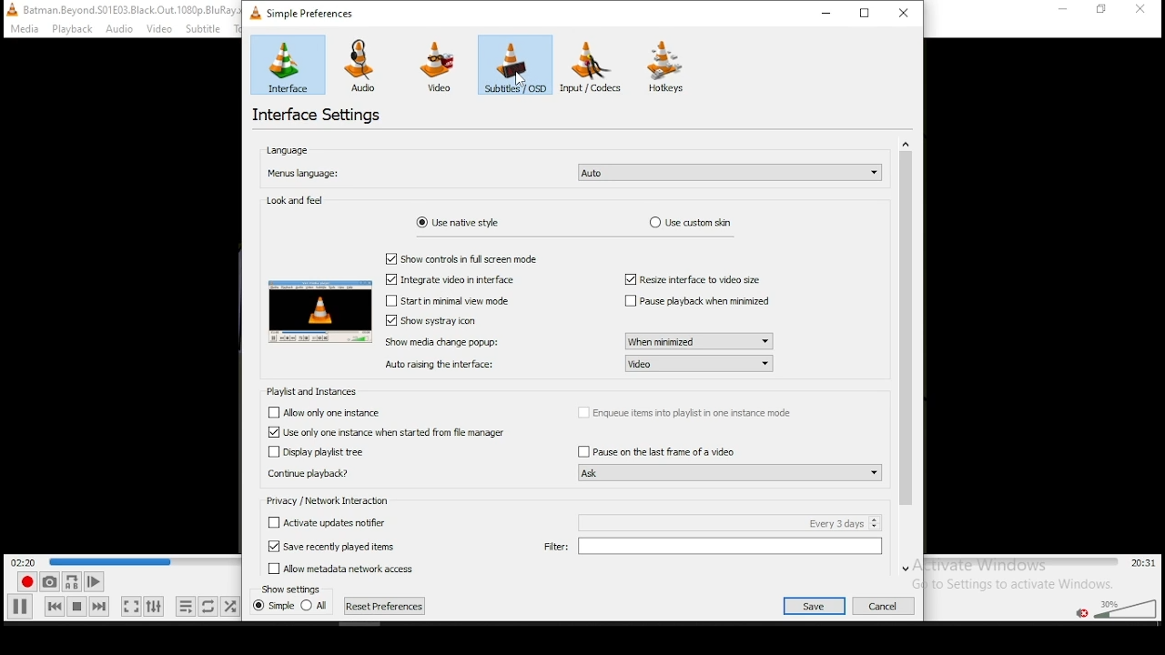 The width and height of the screenshot is (1165, 655). I want to click on checkbox: start minimal view mode, so click(450, 300).